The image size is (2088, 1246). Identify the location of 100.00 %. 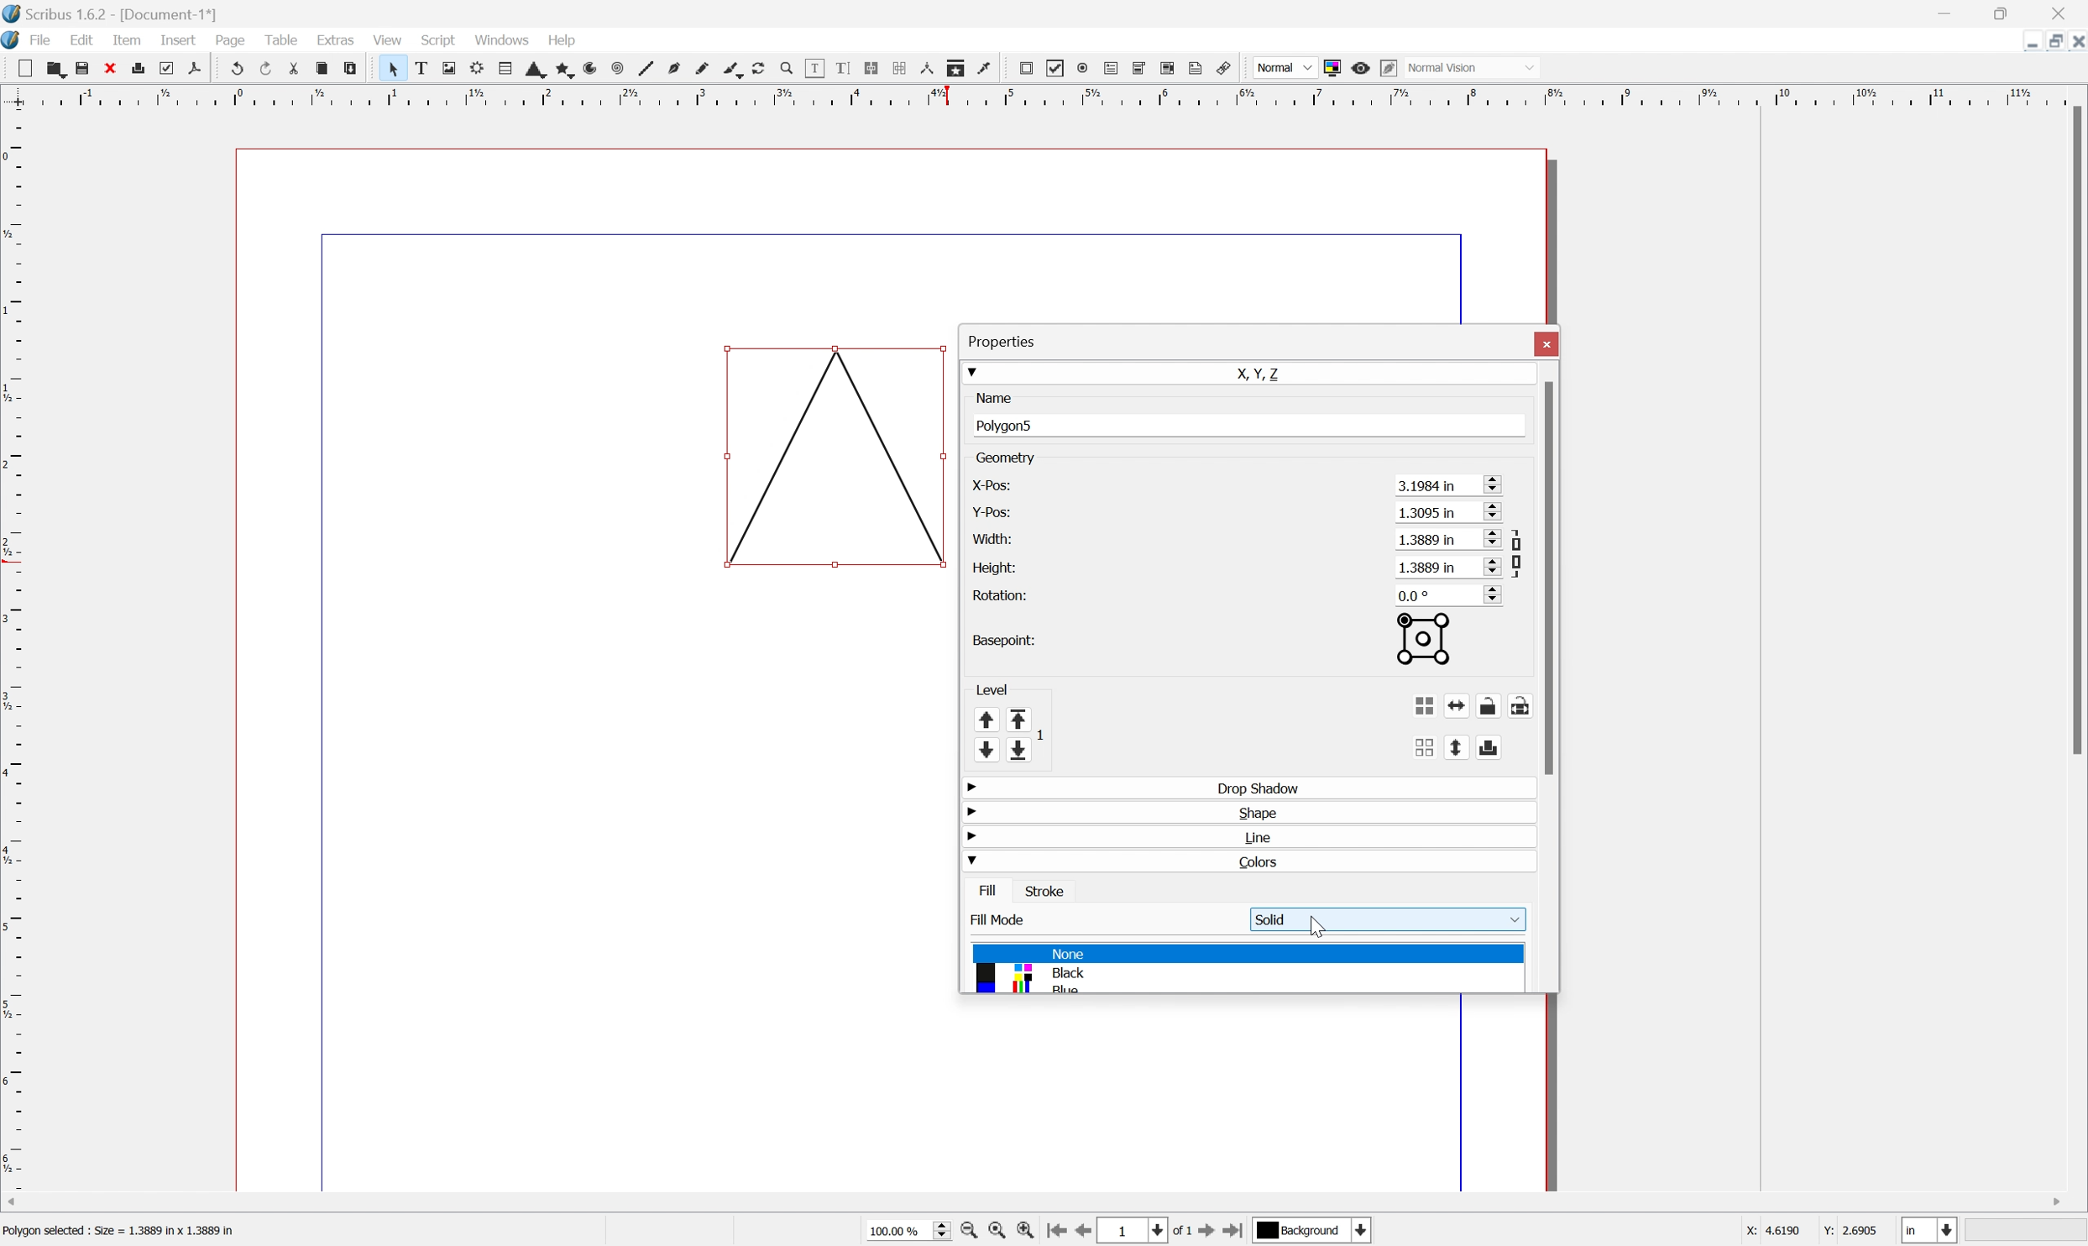
(898, 1232).